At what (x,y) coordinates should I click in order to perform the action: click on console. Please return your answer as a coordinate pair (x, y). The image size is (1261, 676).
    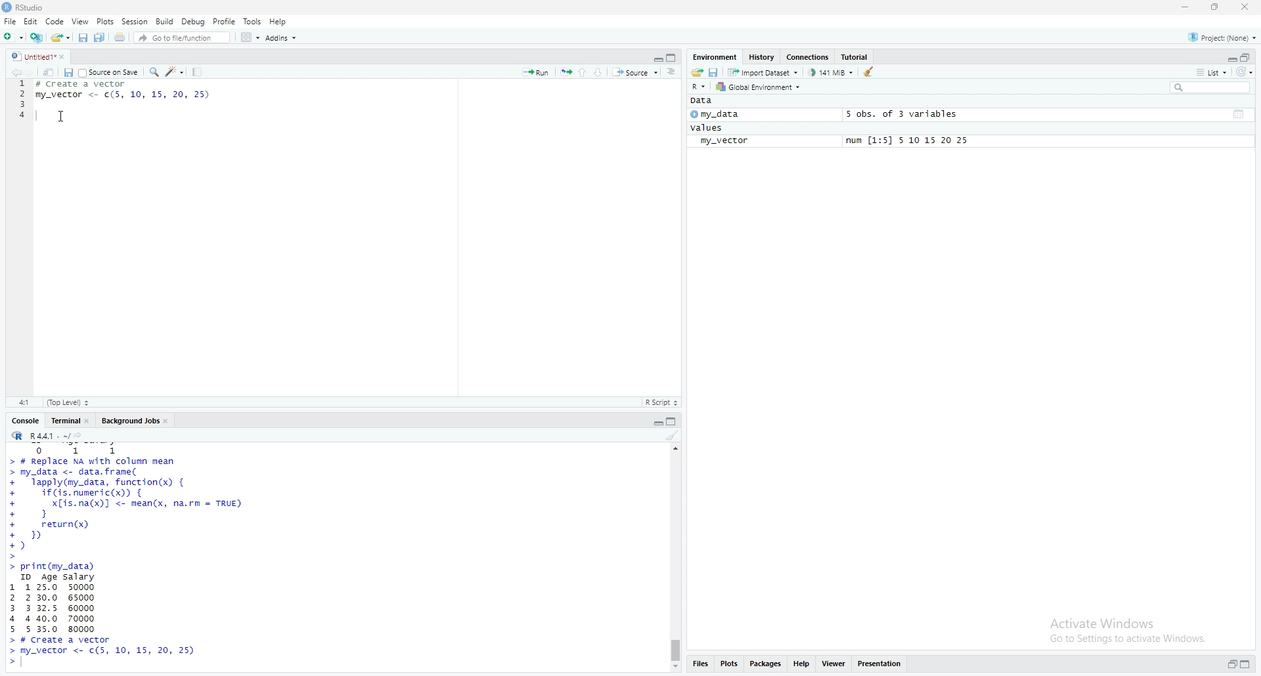
    Looking at the image, I should click on (26, 421).